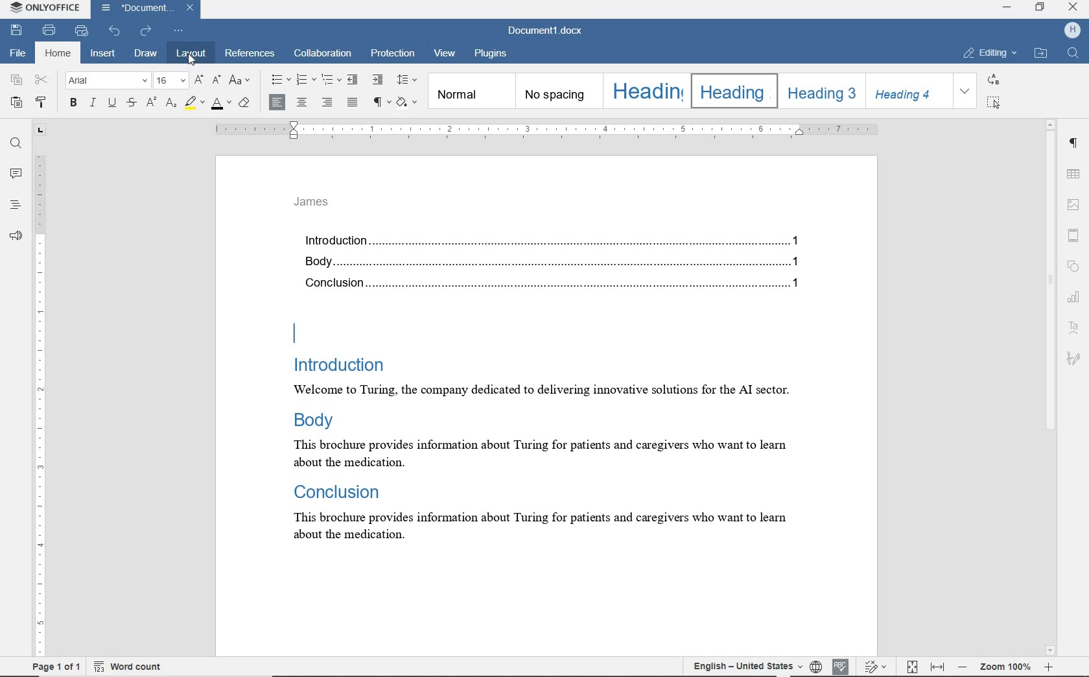 The height and width of the screenshot is (677, 1089). Describe the element at coordinates (911, 665) in the screenshot. I see `fit to page` at that location.